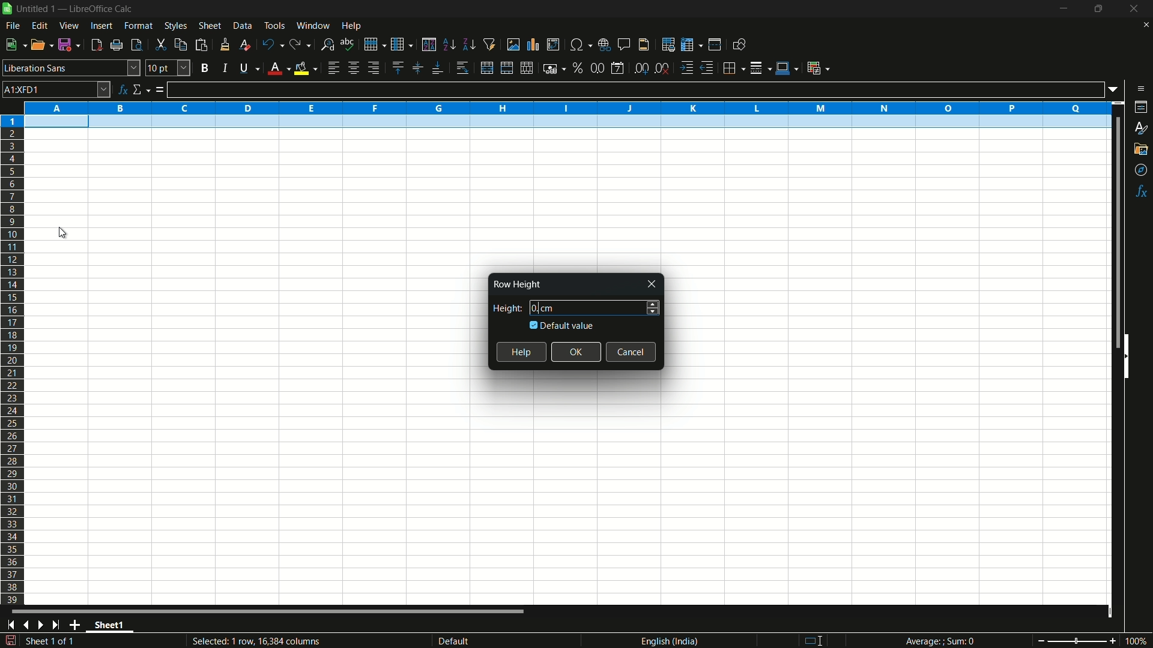 Image resolution: width=1153 pixels, height=648 pixels. What do you see at coordinates (625, 44) in the screenshot?
I see `insert comment` at bounding box center [625, 44].